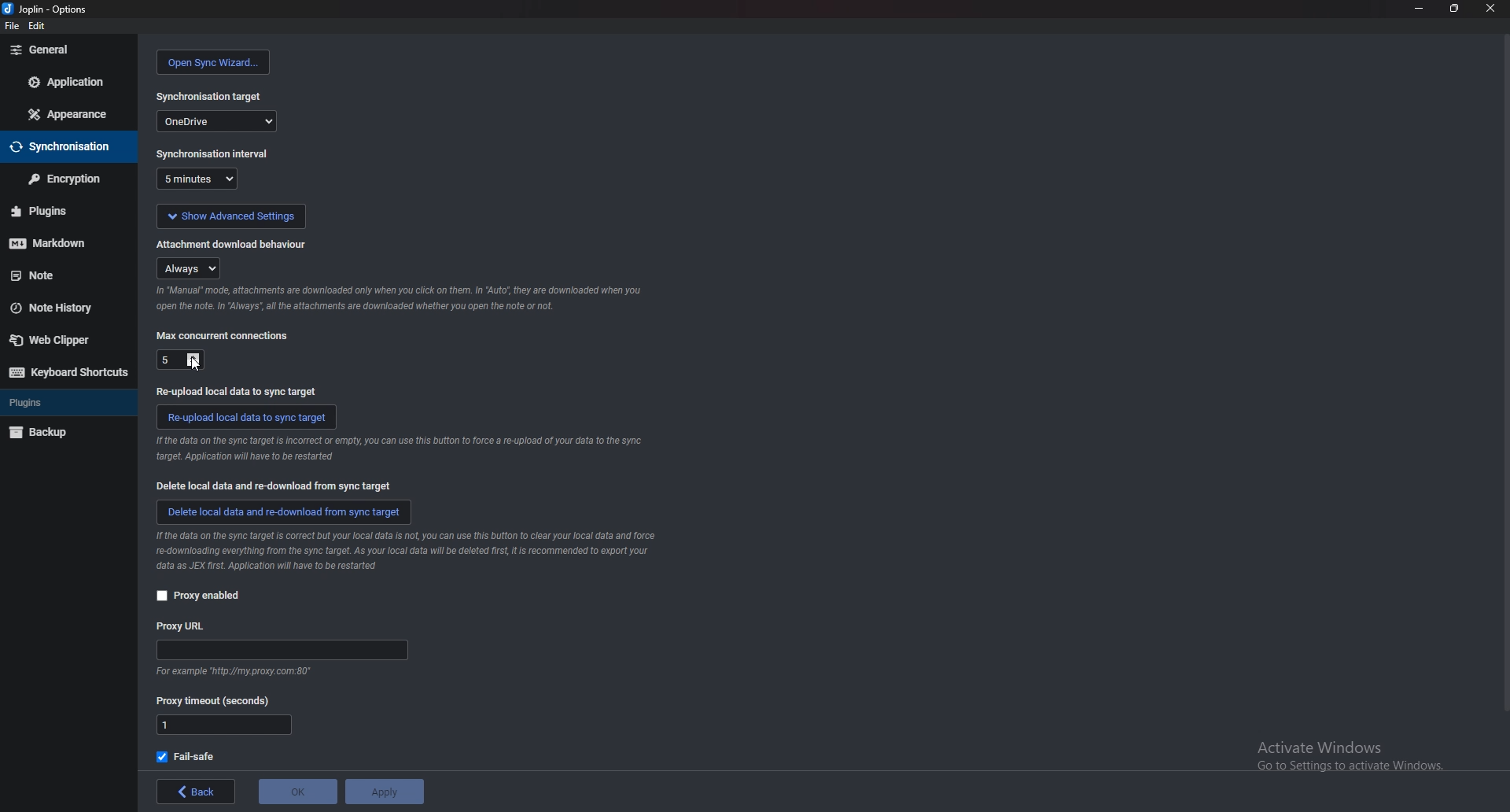  What do you see at coordinates (224, 726) in the screenshot?
I see `proxy timeout input` at bounding box center [224, 726].